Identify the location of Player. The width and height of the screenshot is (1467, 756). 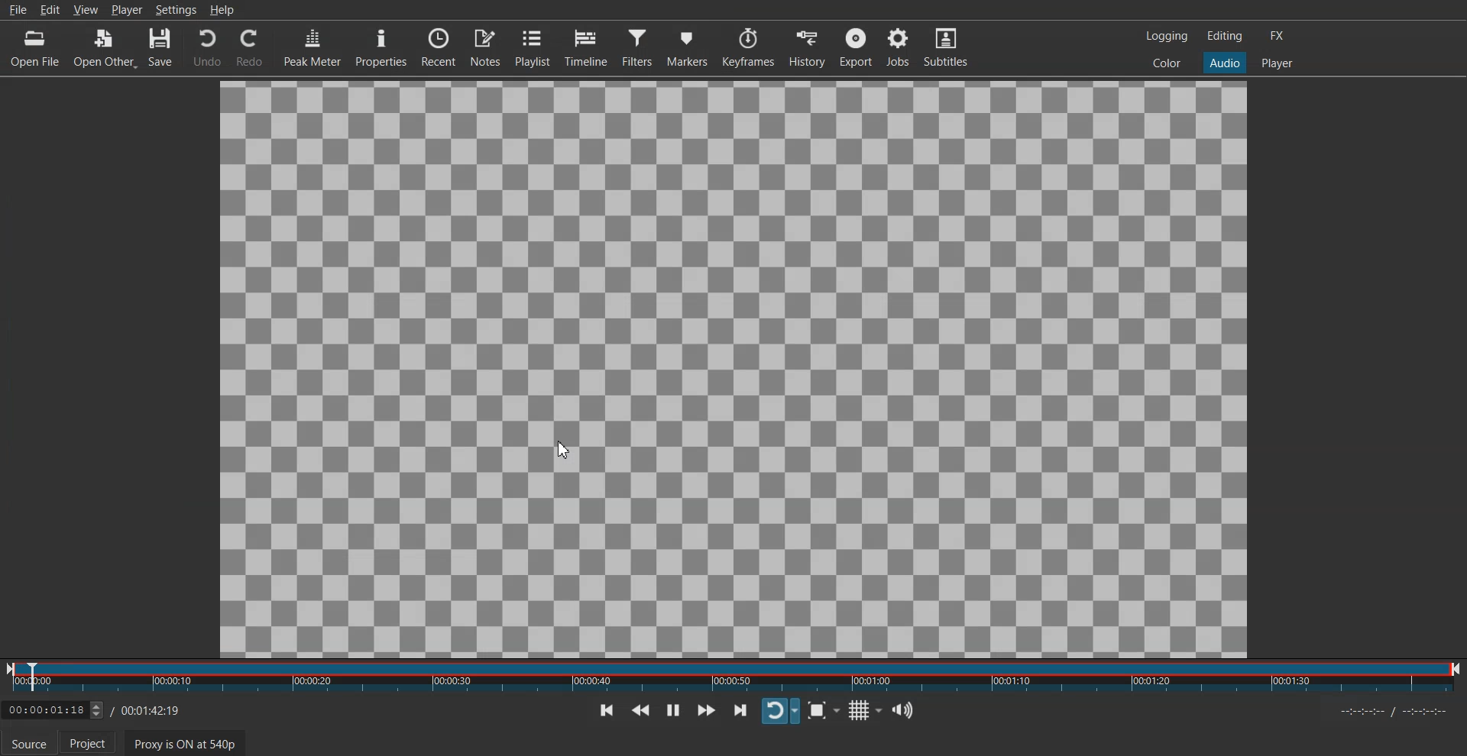
(126, 10).